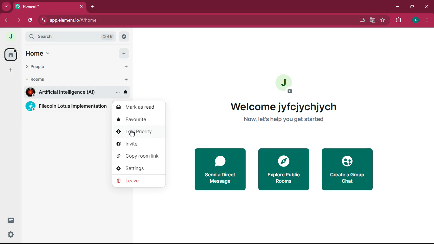  What do you see at coordinates (383, 21) in the screenshot?
I see `favorite` at bounding box center [383, 21].